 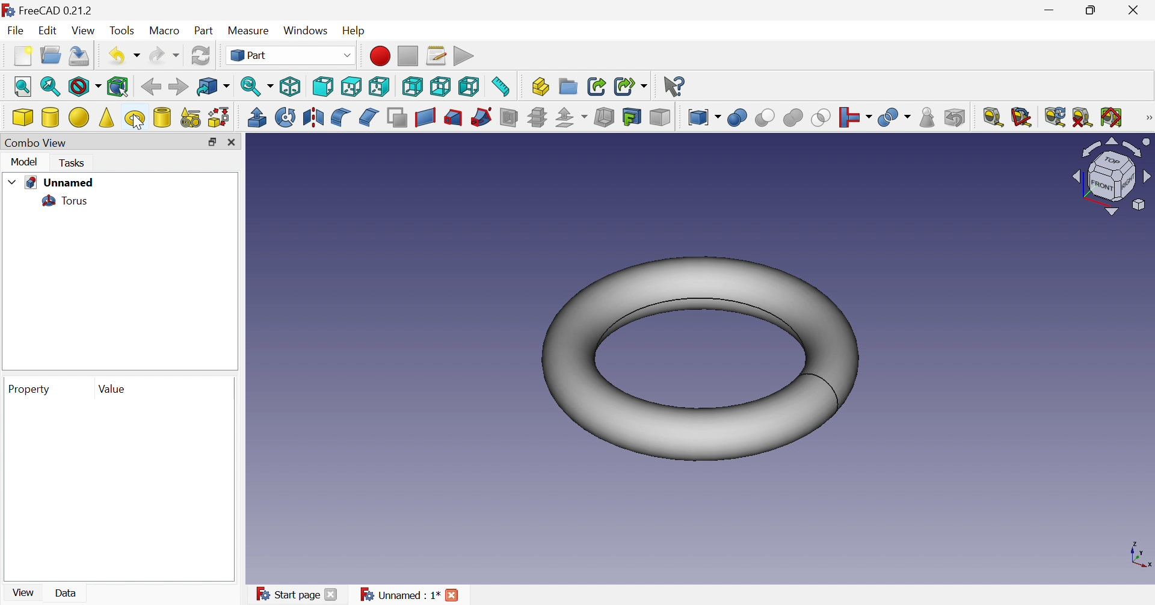 What do you see at coordinates (1092, 13) in the screenshot?
I see `Restore down` at bounding box center [1092, 13].